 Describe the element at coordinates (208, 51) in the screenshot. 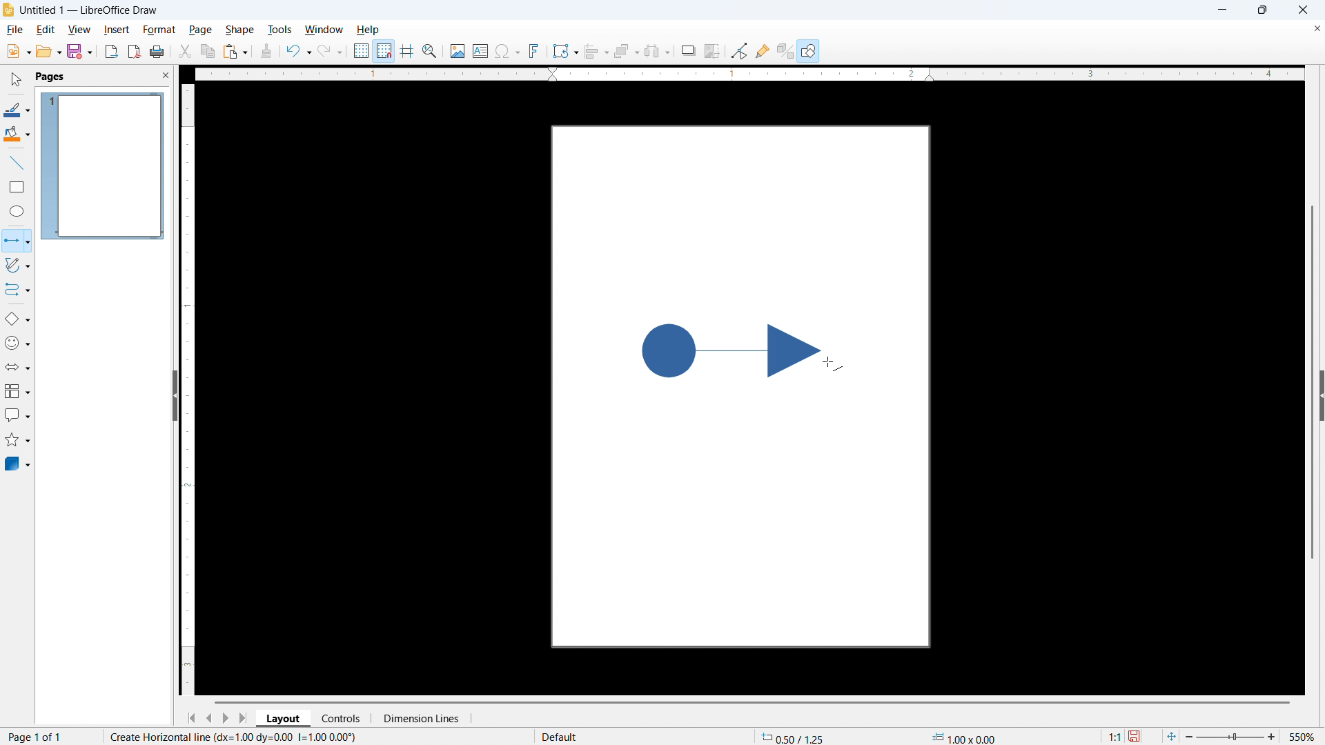

I see `Copy ` at that location.